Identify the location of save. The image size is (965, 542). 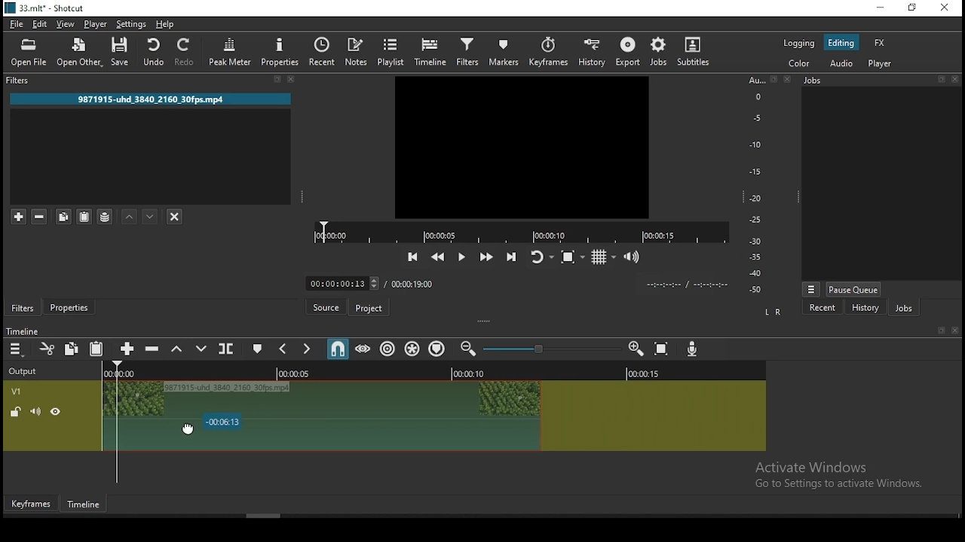
(124, 53).